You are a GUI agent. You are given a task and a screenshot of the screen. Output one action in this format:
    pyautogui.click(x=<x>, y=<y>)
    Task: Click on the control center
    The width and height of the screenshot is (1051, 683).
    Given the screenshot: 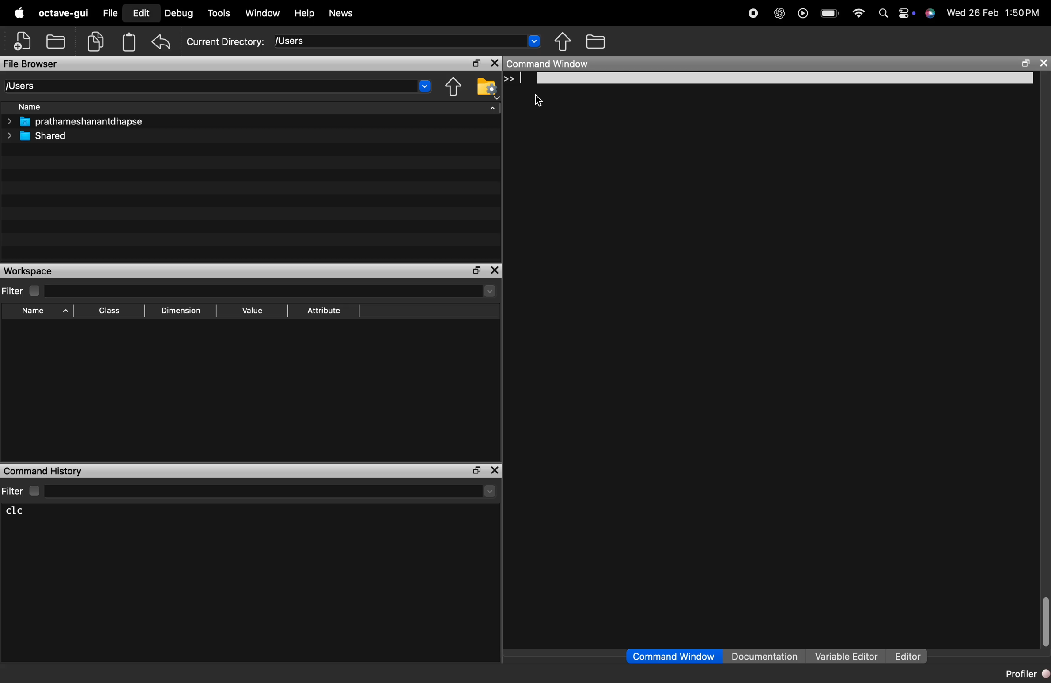 What is the action you would take?
    pyautogui.click(x=903, y=12)
    